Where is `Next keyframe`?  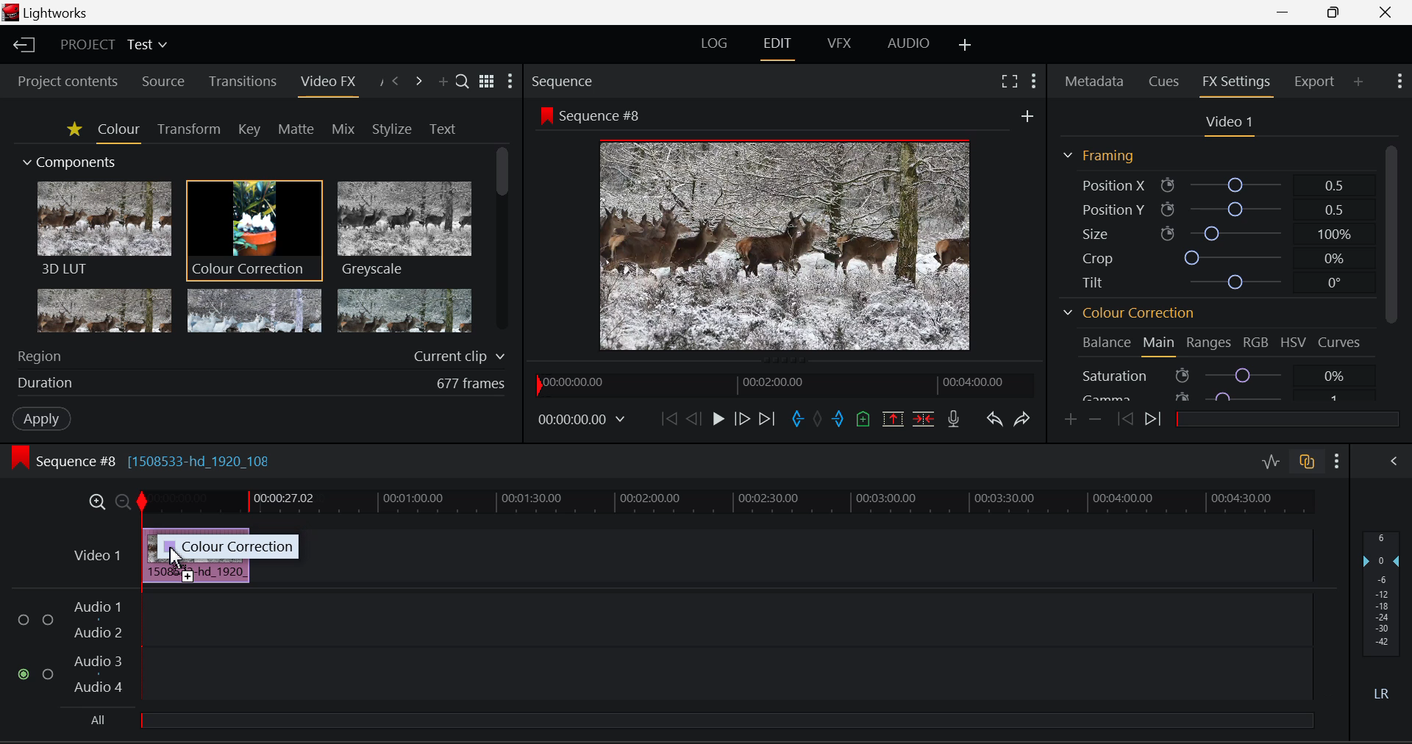
Next keyframe is located at coordinates (1153, 421).